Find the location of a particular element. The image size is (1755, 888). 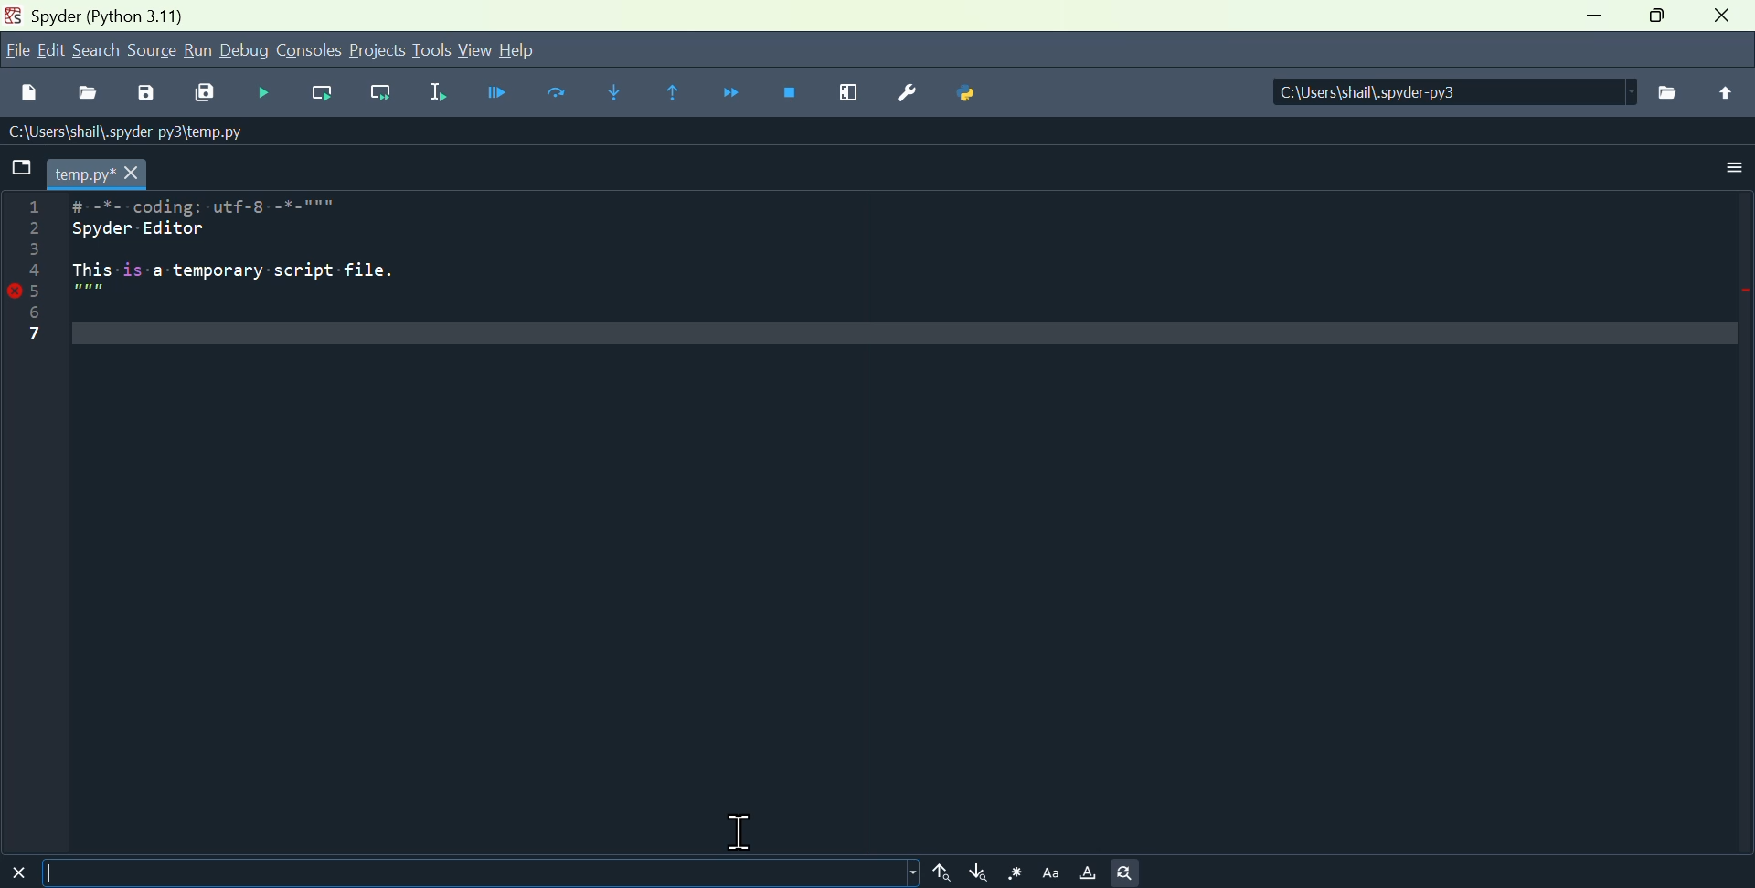

Only search for wjole words is located at coordinates (1087, 872).